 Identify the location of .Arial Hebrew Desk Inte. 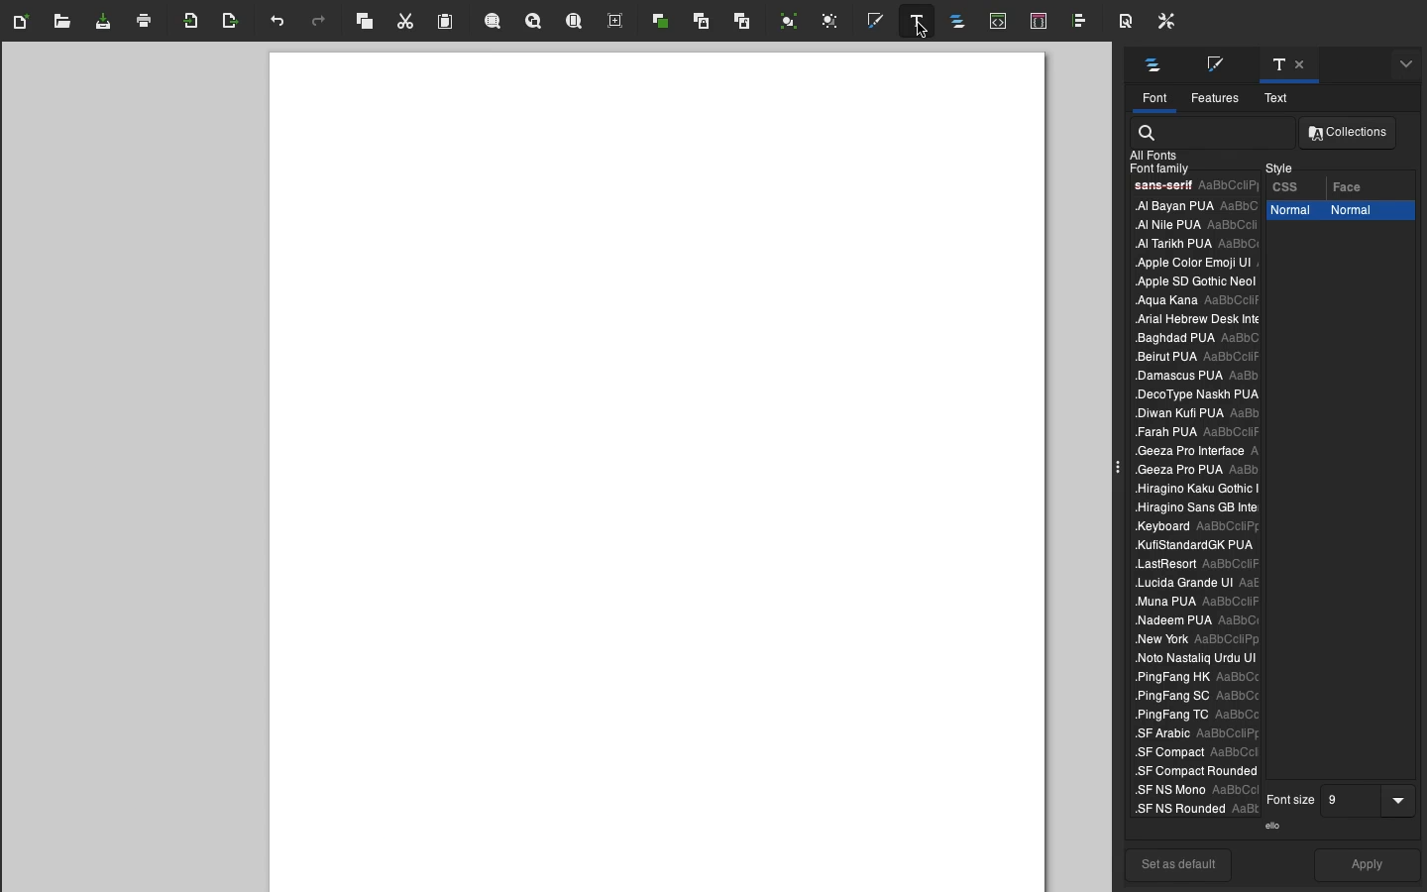
(1198, 318).